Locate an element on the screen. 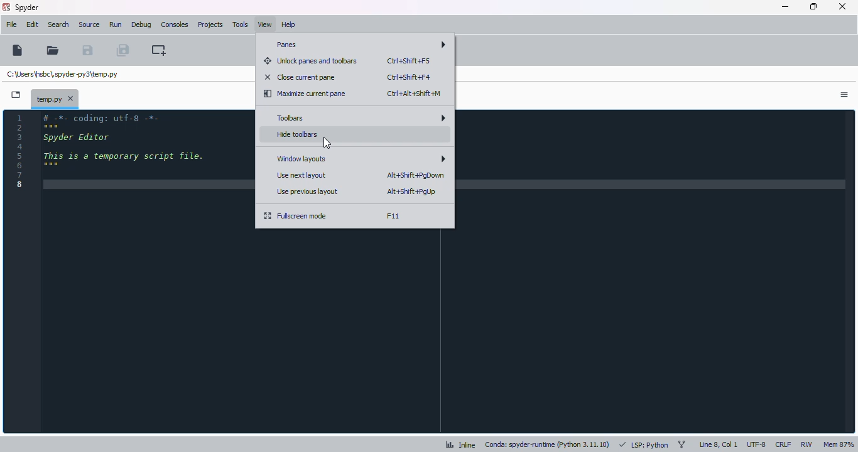 The image size is (858, 452). tools is located at coordinates (239, 24).